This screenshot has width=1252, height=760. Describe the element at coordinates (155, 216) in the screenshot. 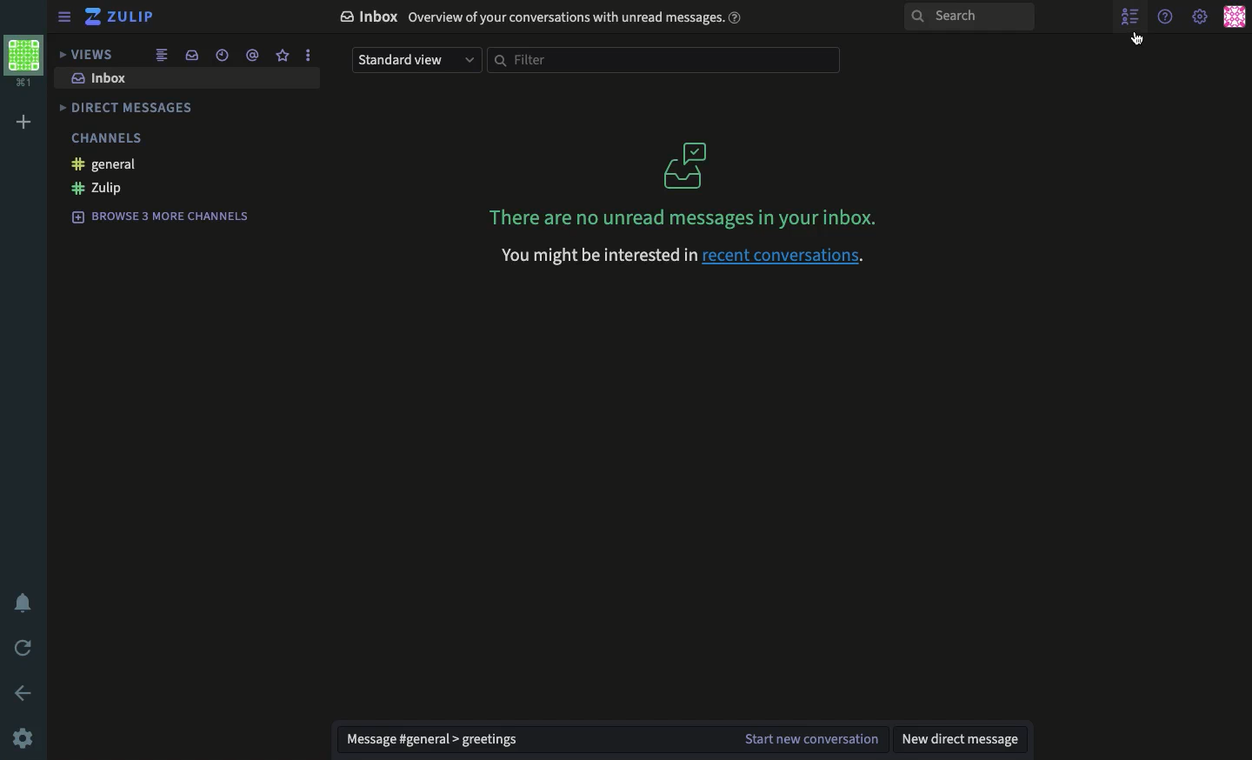

I see `browse 3 more channels` at that location.